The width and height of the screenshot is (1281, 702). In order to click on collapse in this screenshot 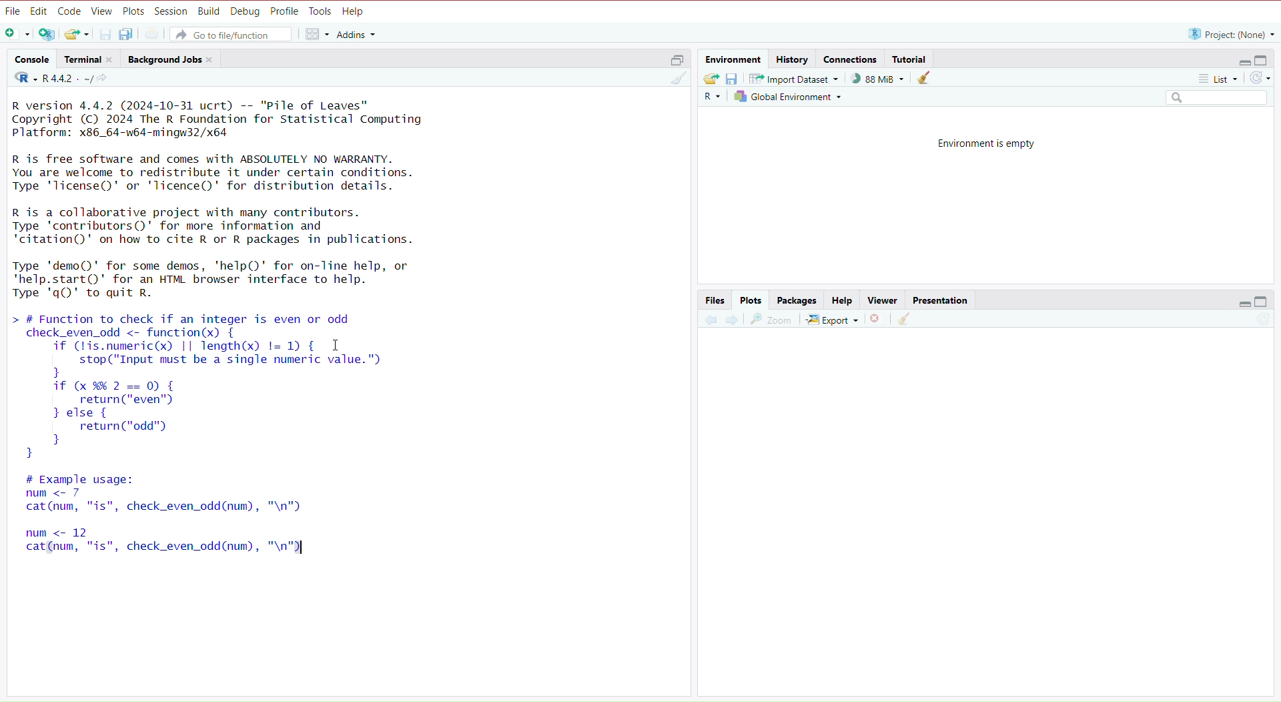, I will do `click(1264, 61)`.